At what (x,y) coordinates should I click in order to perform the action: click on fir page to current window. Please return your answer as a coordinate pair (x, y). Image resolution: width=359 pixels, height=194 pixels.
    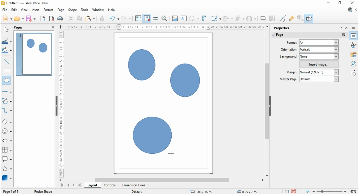
    Looking at the image, I should click on (307, 191).